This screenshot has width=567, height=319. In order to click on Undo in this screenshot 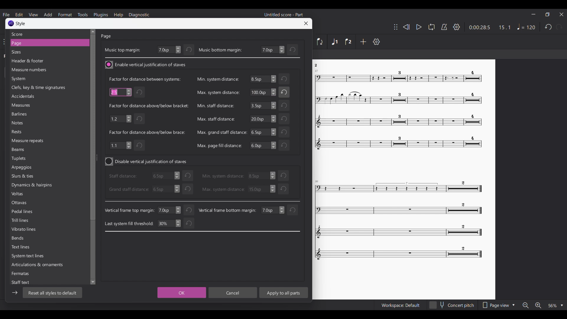, I will do `click(284, 105)`.